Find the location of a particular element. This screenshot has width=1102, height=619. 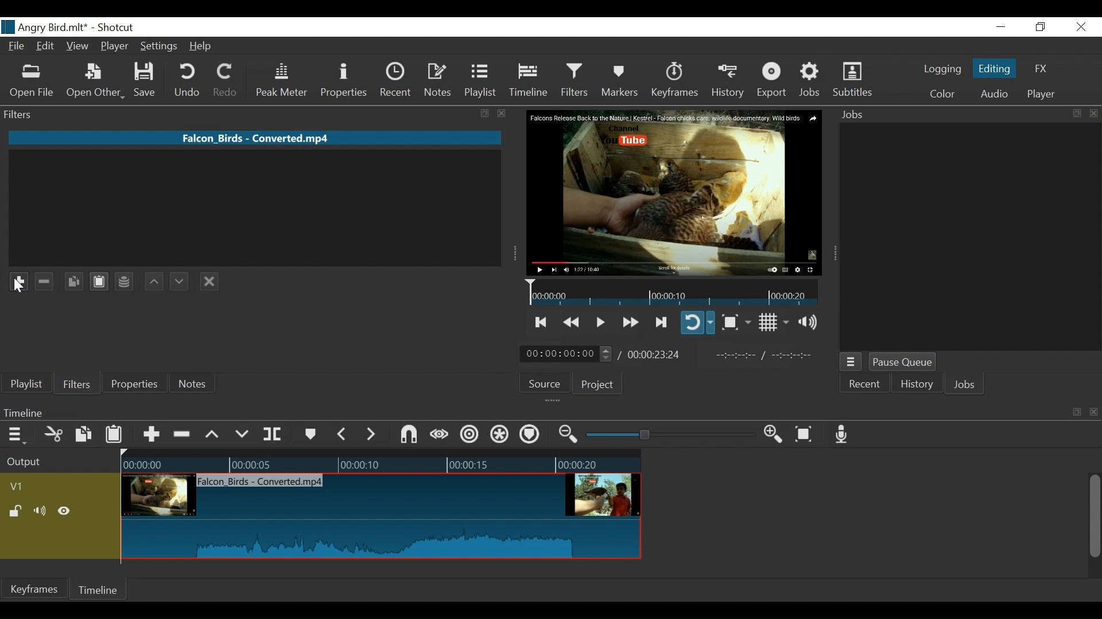

Zoom slider is located at coordinates (673, 434).